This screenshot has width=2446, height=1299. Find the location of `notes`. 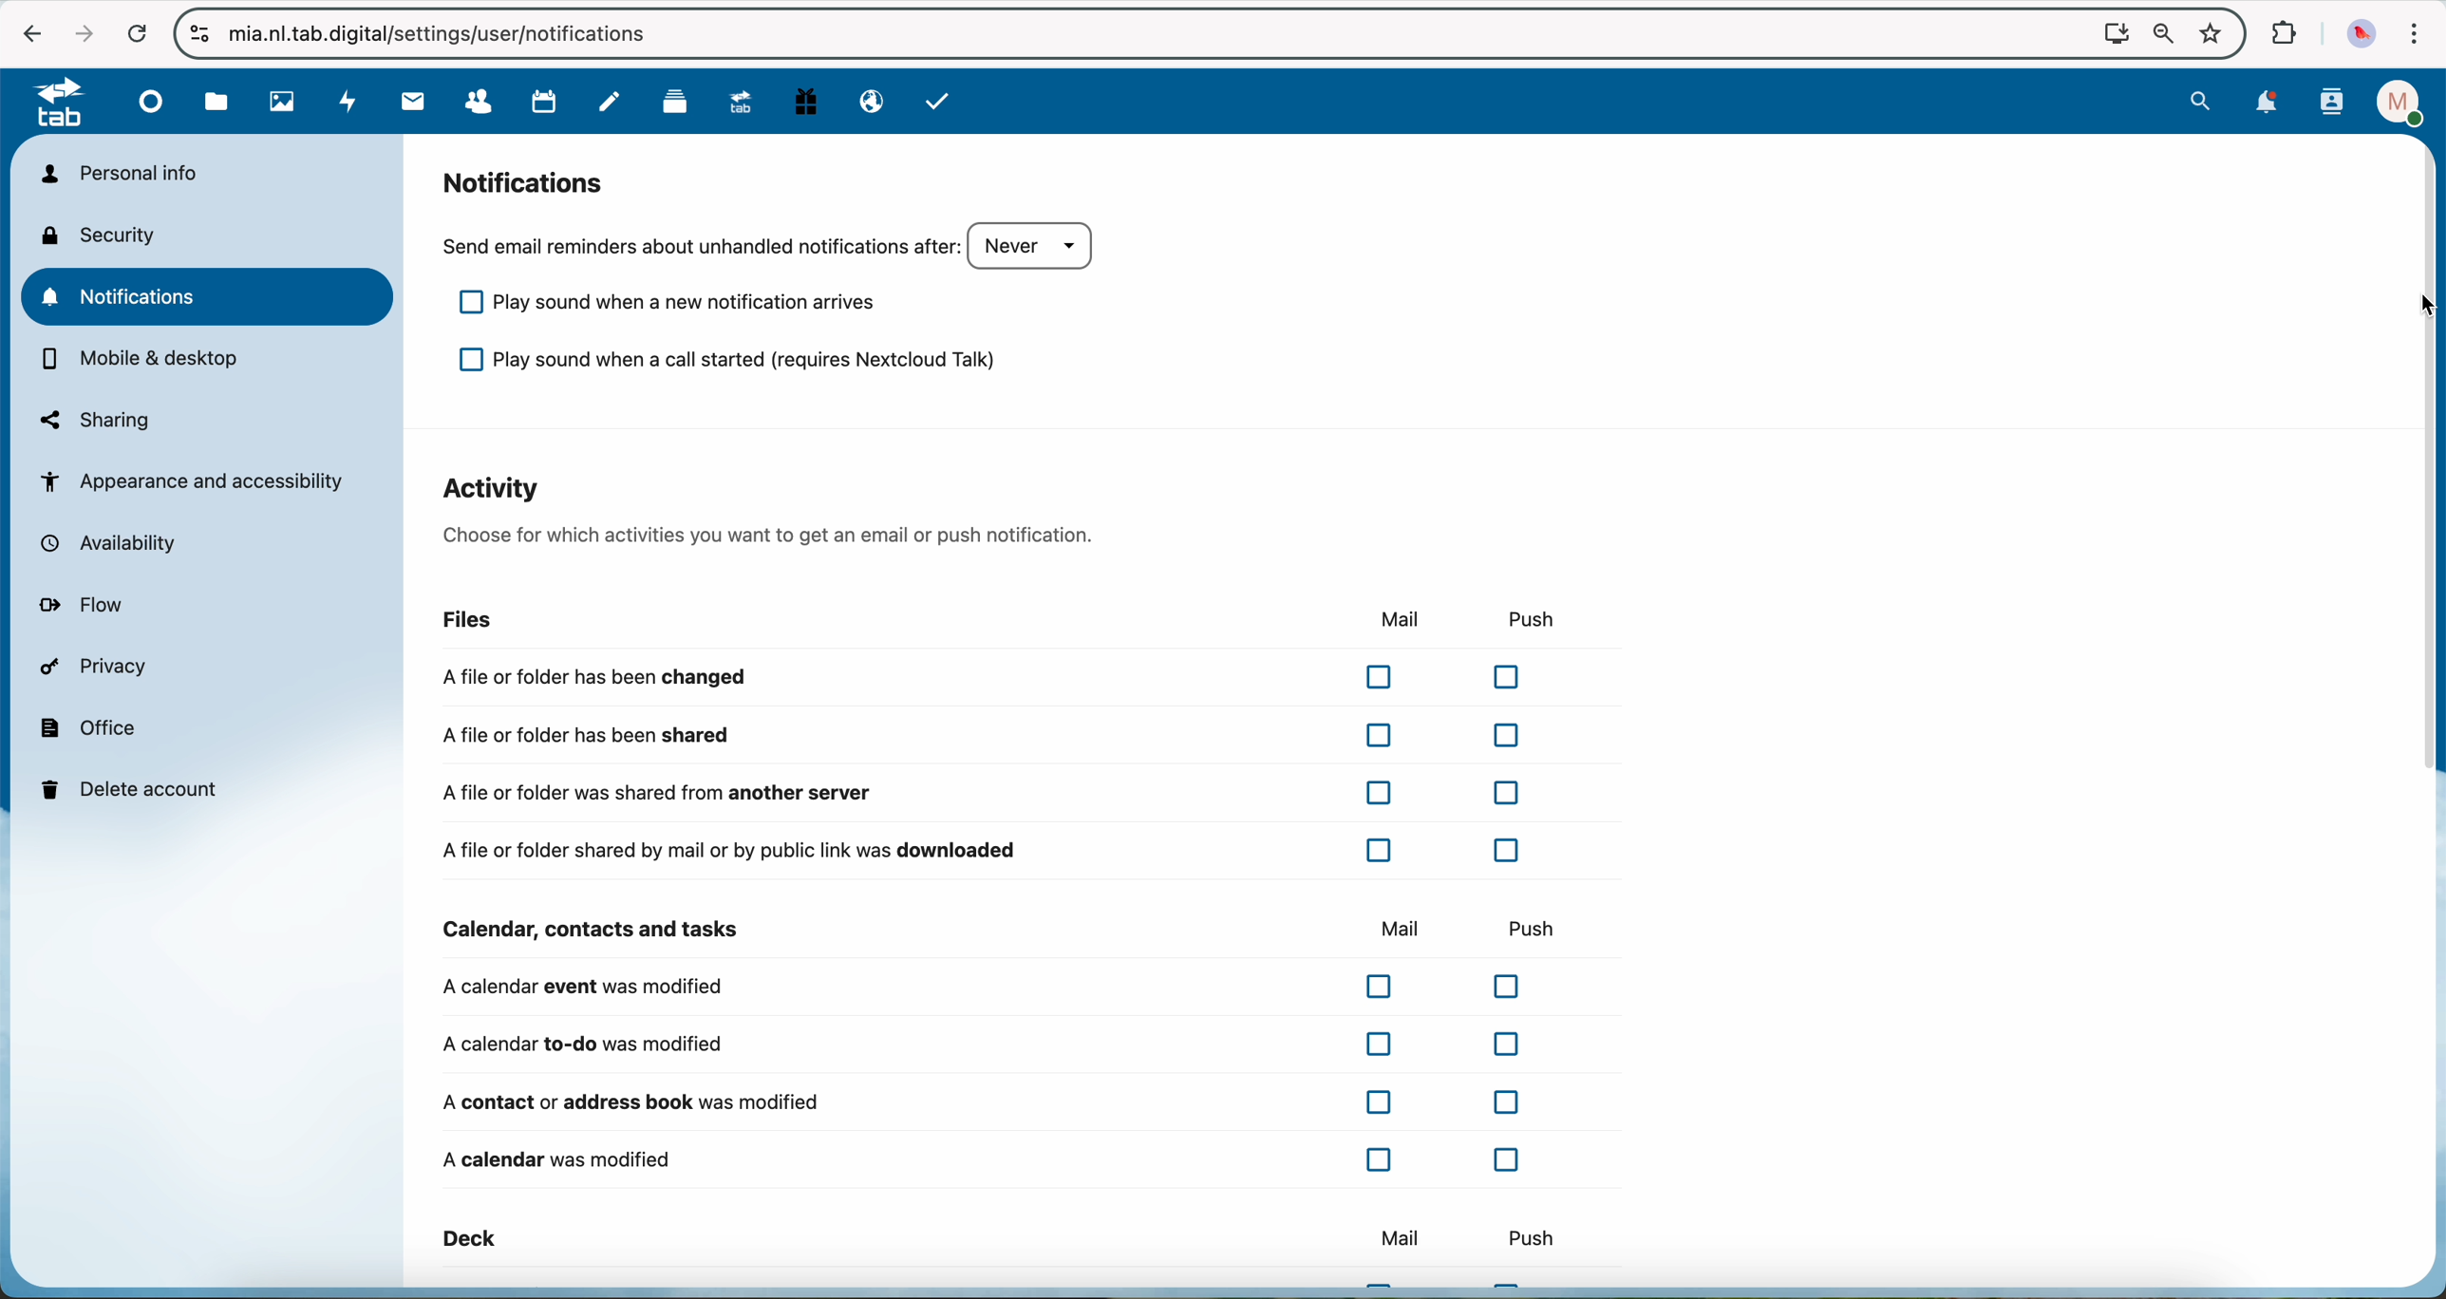

notes is located at coordinates (610, 103).